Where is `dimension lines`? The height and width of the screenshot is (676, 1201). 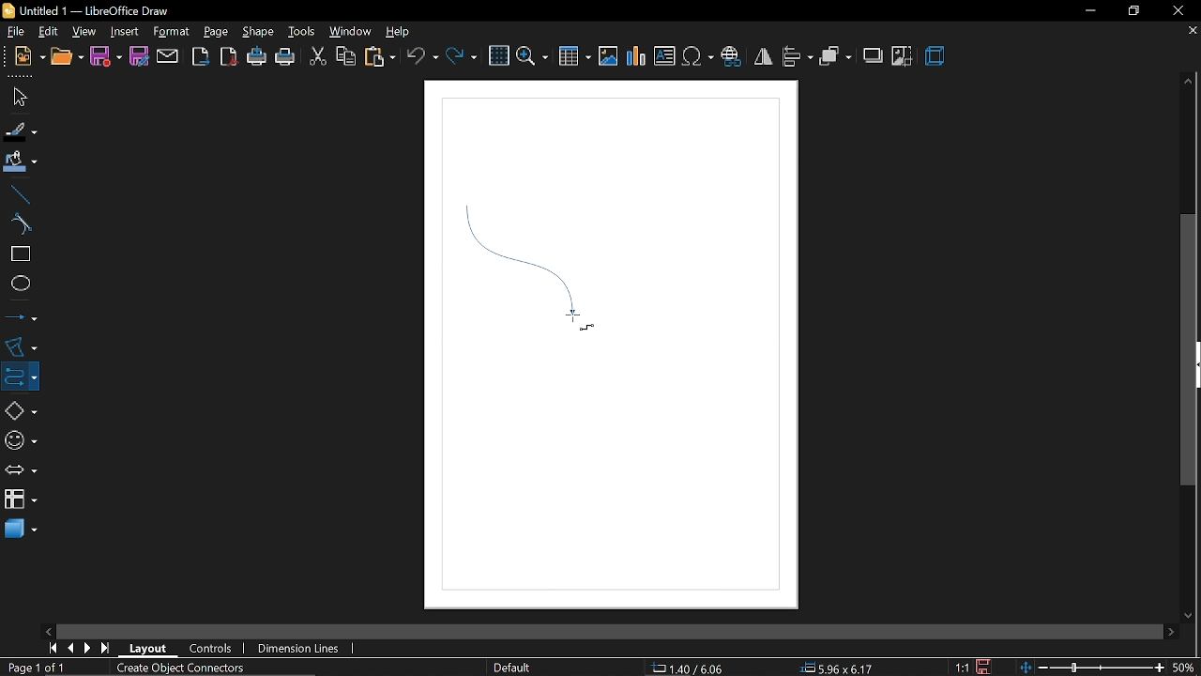 dimension lines is located at coordinates (301, 649).